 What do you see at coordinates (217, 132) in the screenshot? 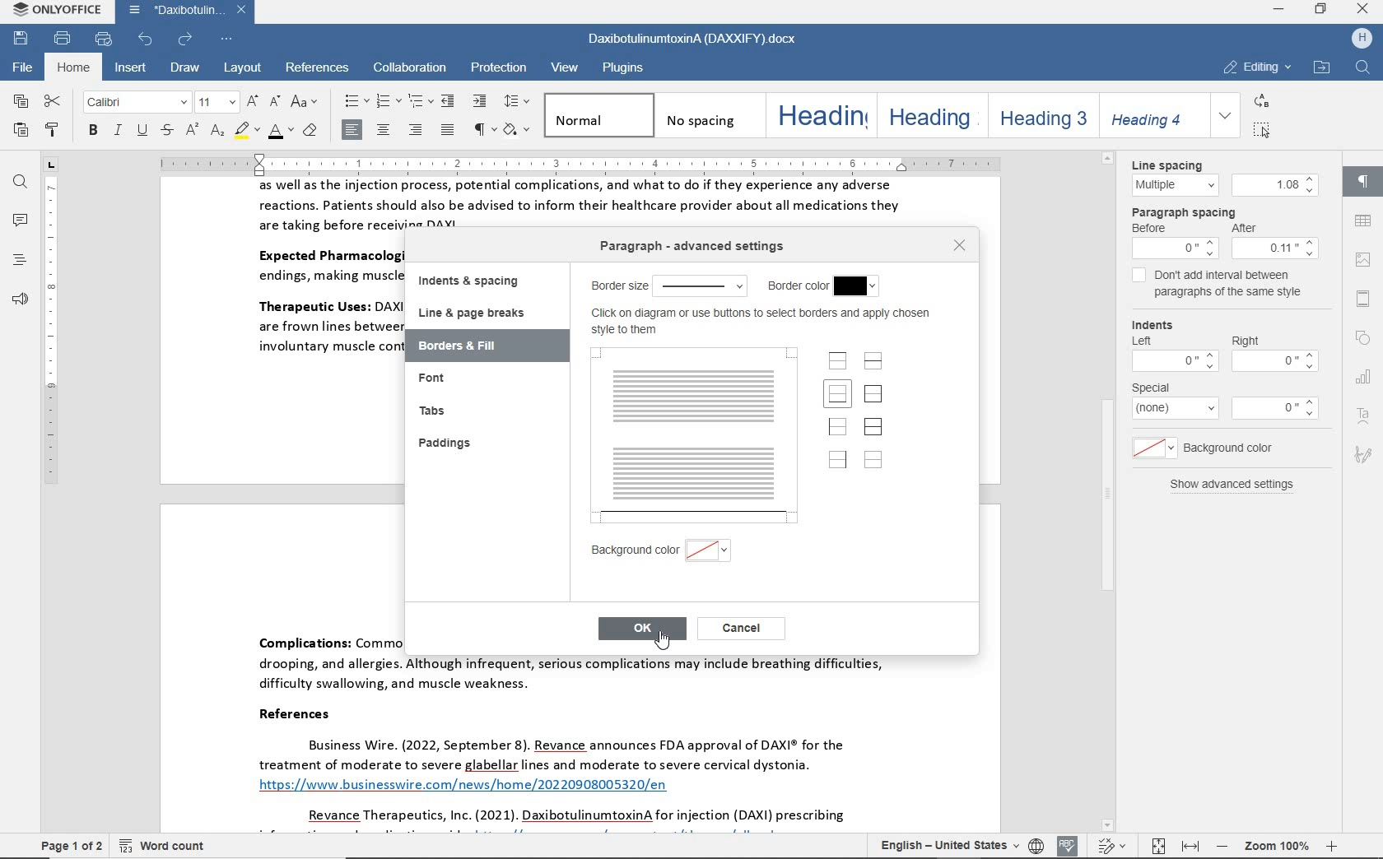
I see `subscript` at bounding box center [217, 132].